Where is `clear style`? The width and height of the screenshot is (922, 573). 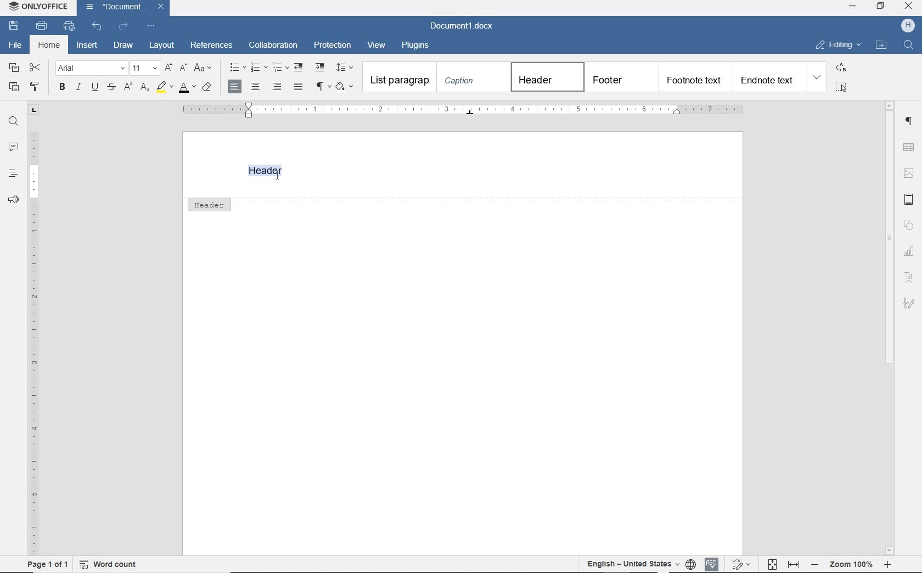 clear style is located at coordinates (207, 88).